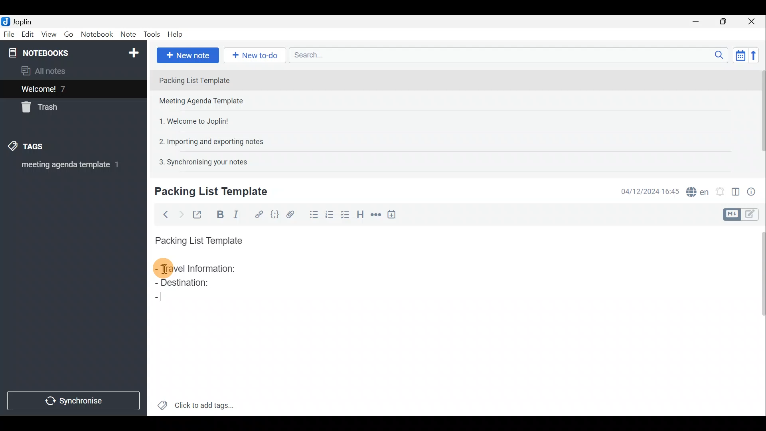 The height and width of the screenshot is (431, 766). I want to click on Checkbox, so click(347, 217).